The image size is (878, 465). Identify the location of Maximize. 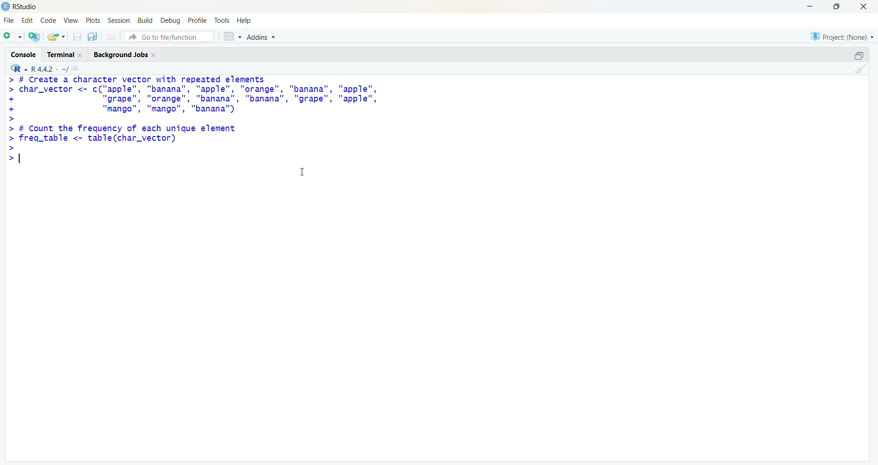
(859, 54).